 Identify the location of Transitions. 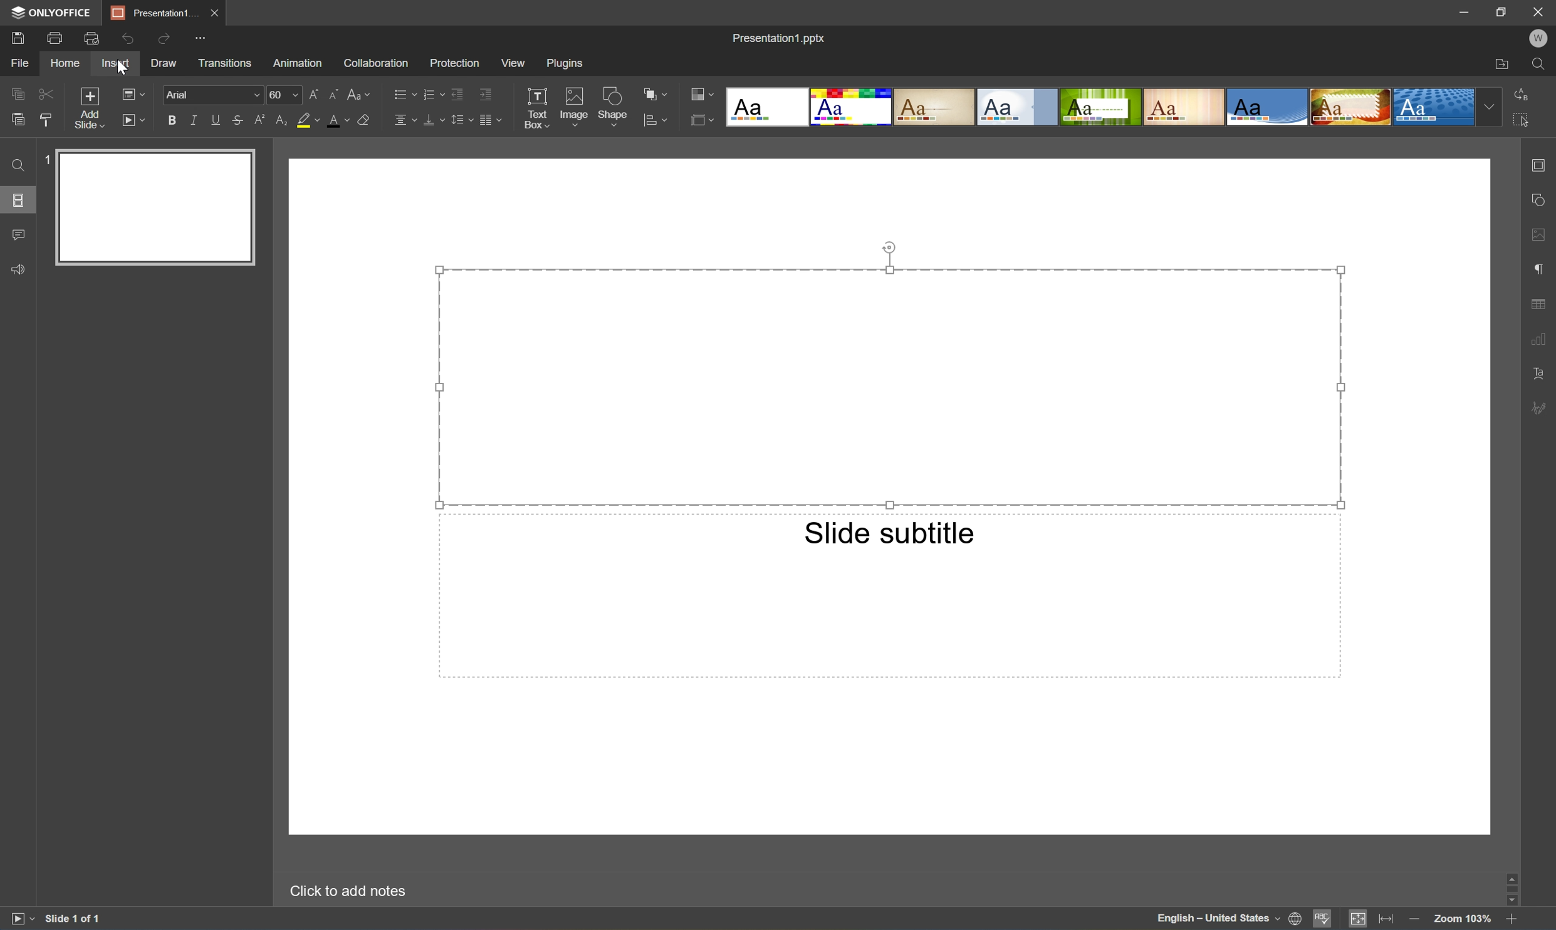
(225, 64).